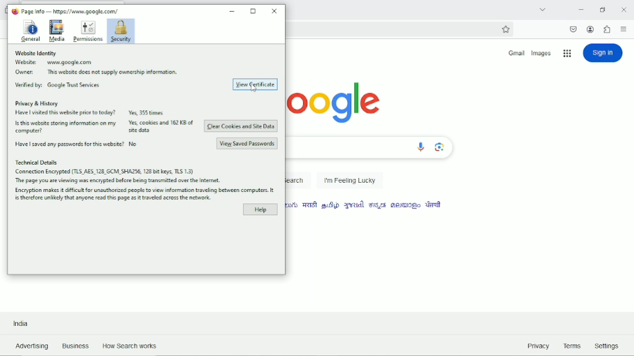  What do you see at coordinates (57, 31) in the screenshot?
I see `Media` at bounding box center [57, 31].